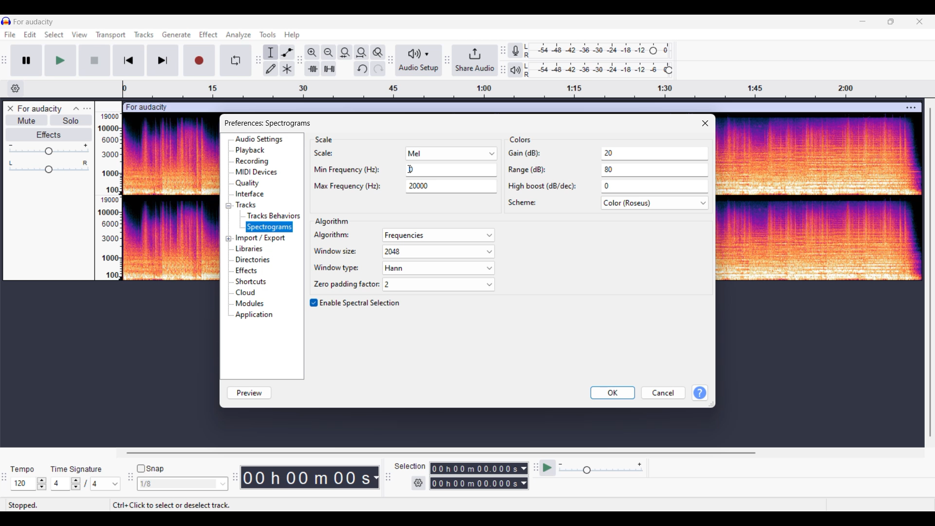  Describe the element at coordinates (863, 21) in the screenshot. I see `Minimize` at that location.